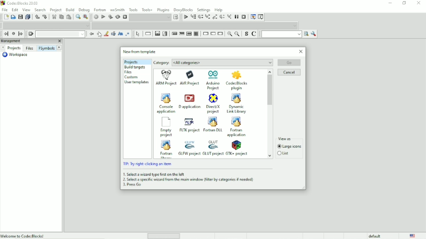 This screenshot has height=239, width=426. What do you see at coordinates (176, 17) in the screenshot?
I see `Show the select target dialog` at bounding box center [176, 17].